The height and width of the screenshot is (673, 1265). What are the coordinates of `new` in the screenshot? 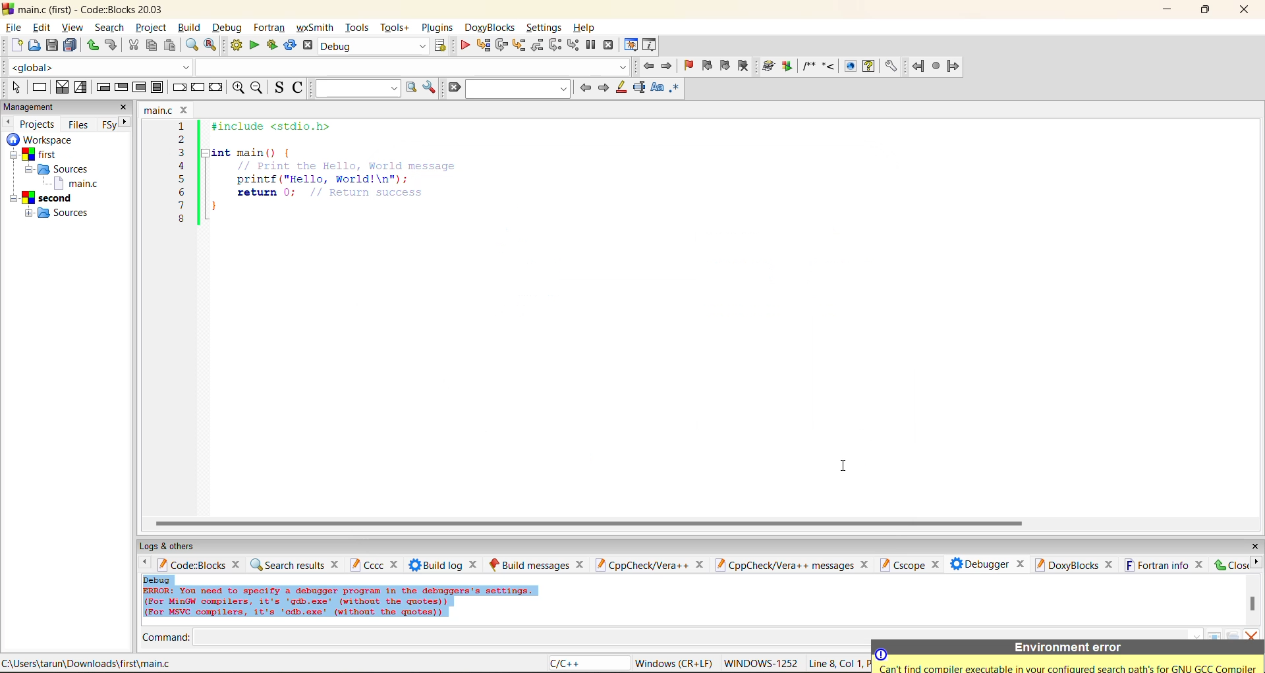 It's located at (17, 45).